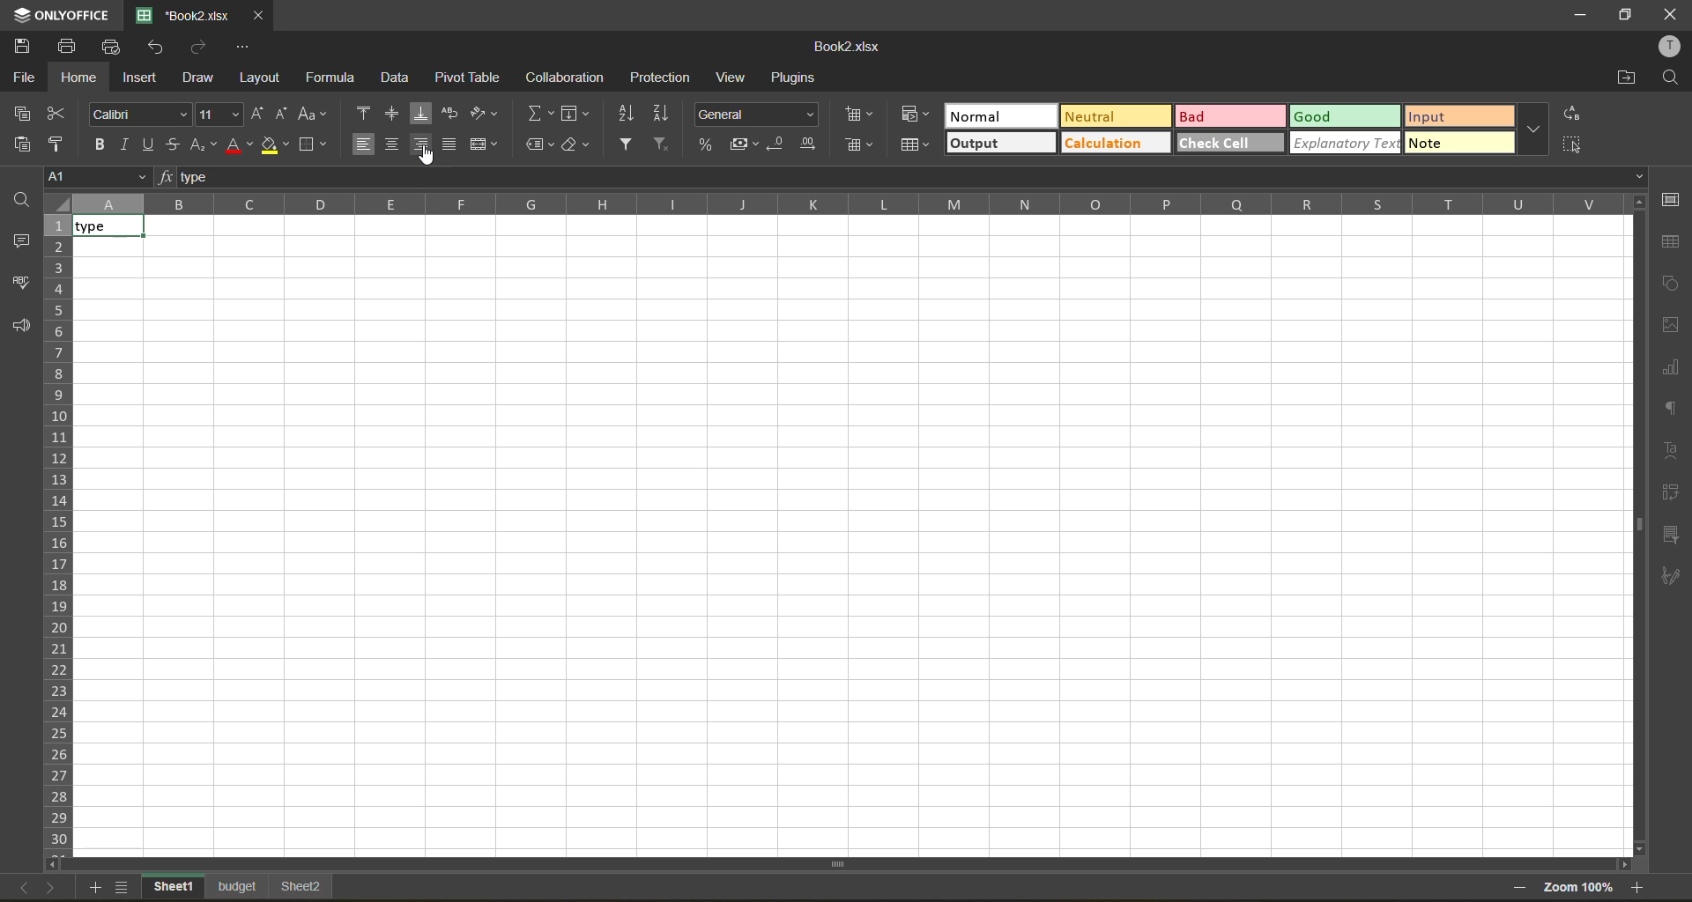  What do you see at coordinates (426, 114) in the screenshot?
I see `align bottom` at bounding box center [426, 114].